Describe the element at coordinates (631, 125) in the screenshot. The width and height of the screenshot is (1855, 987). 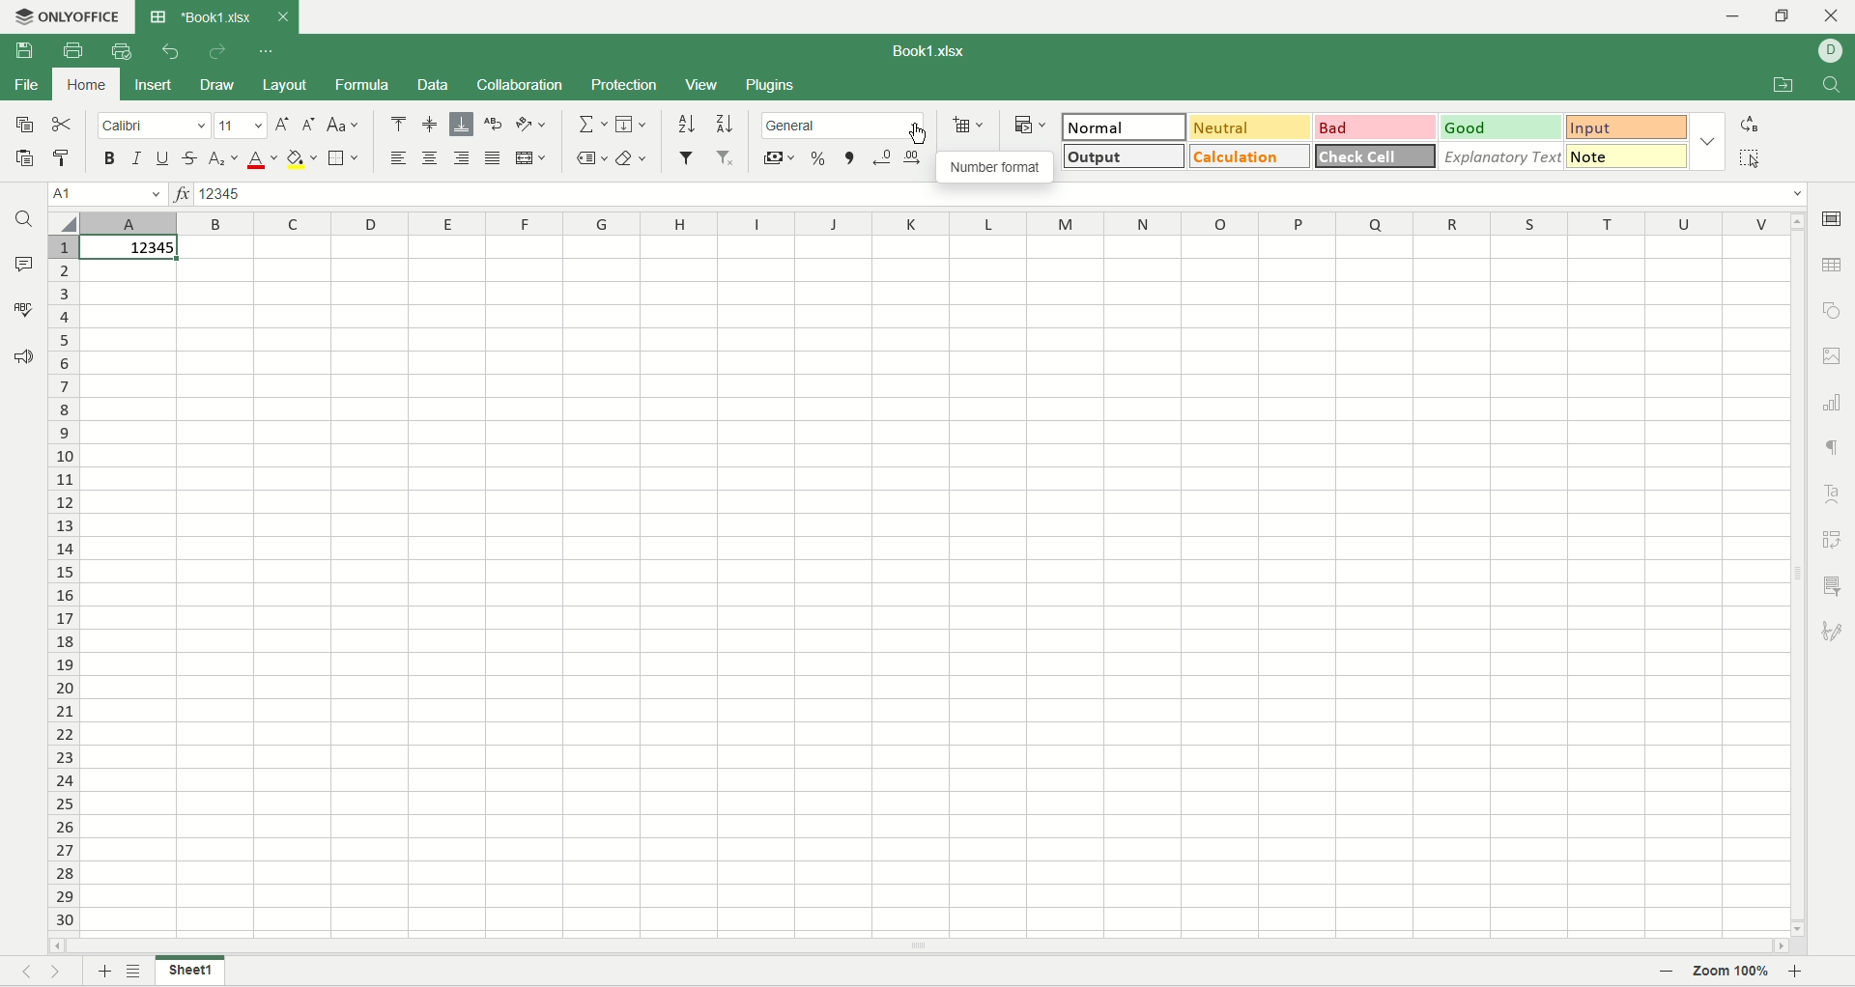
I see `fill` at that location.